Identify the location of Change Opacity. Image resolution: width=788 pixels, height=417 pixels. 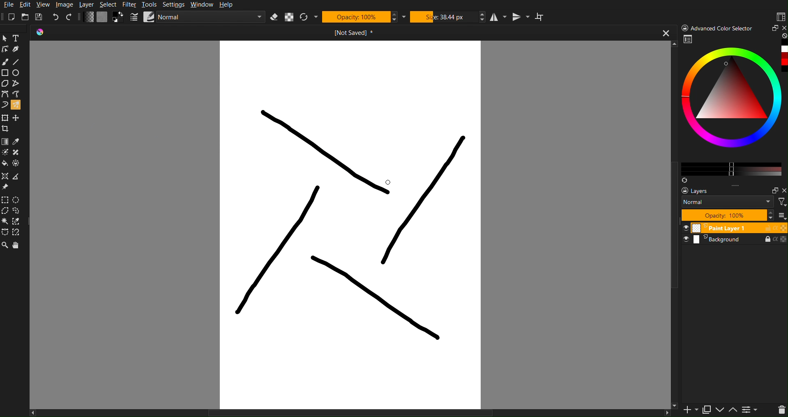
(89, 17).